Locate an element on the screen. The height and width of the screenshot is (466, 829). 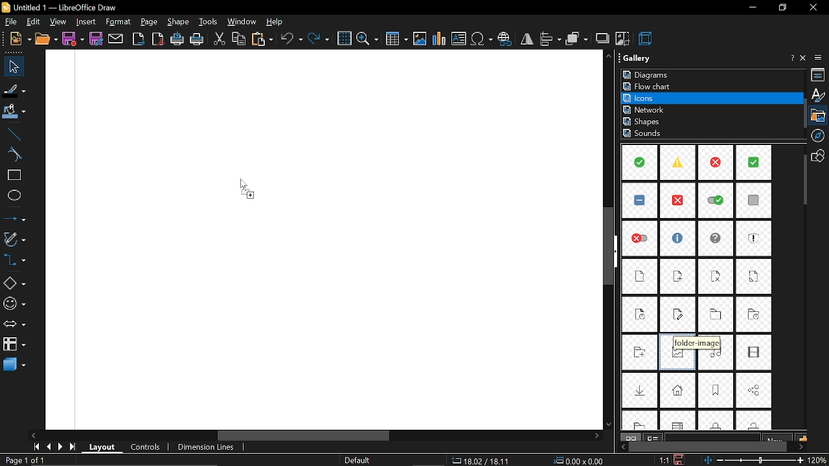
page is located at coordinates (150, 22).